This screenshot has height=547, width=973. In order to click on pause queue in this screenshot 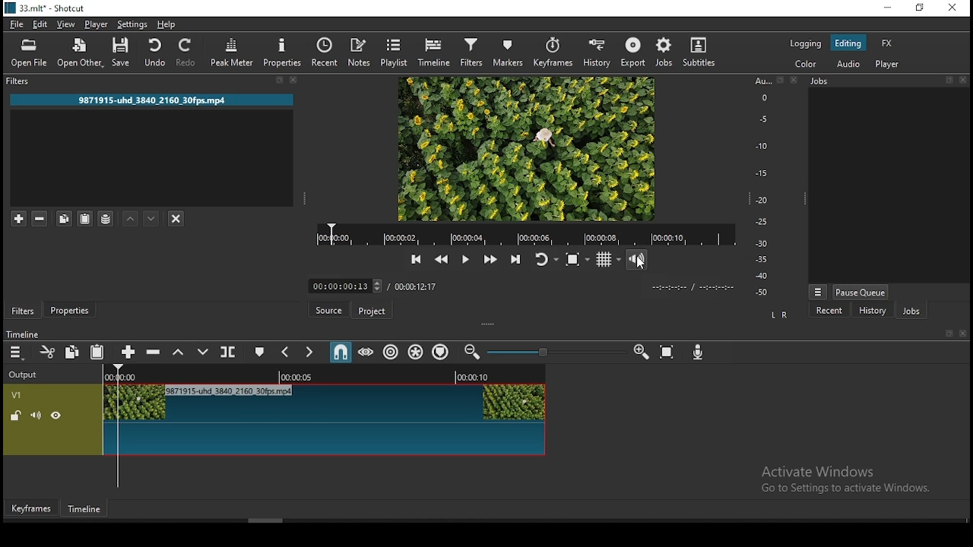, I will do `click(862, 292)`.